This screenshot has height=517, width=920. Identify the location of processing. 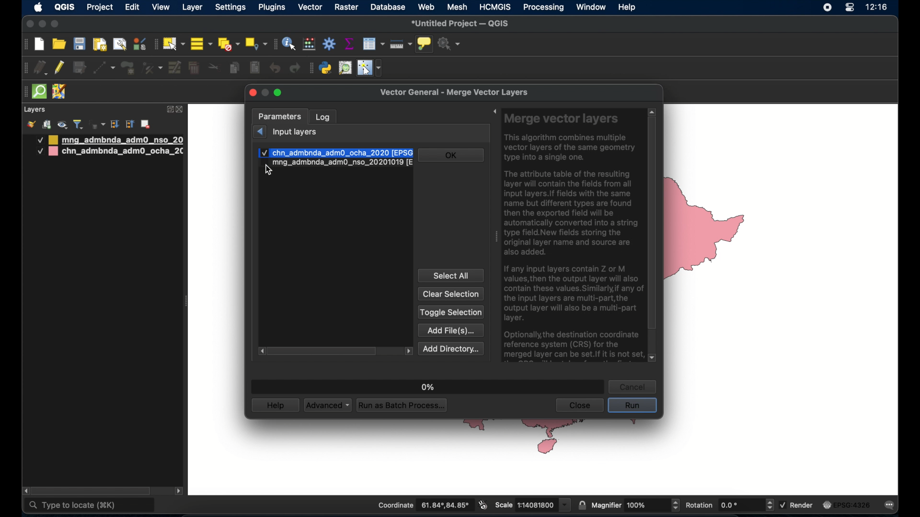
(544, 8).